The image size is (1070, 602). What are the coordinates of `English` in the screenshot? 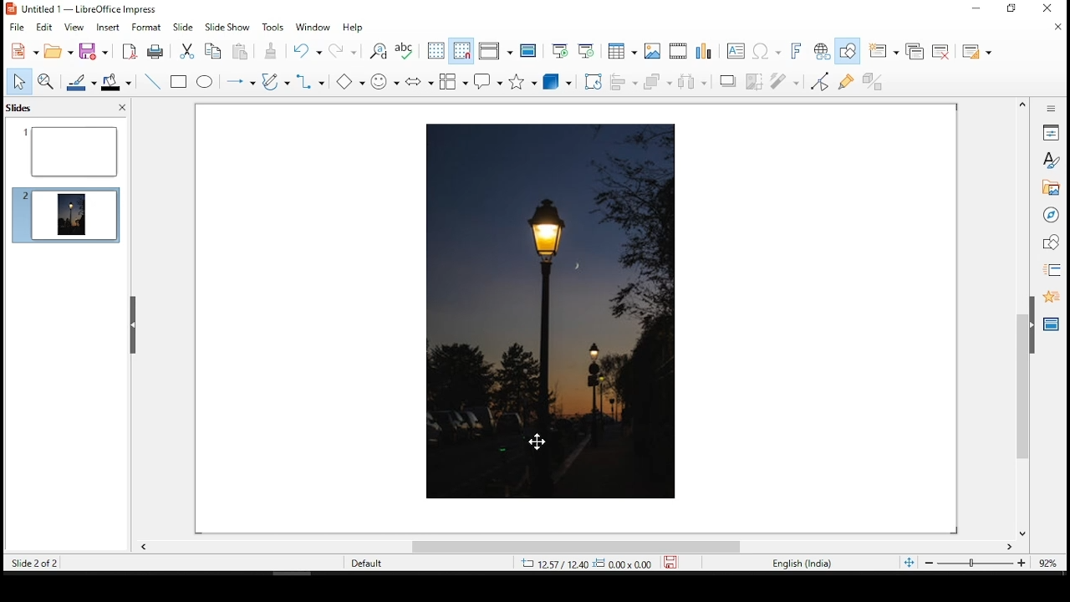 It's located at (801, 565).